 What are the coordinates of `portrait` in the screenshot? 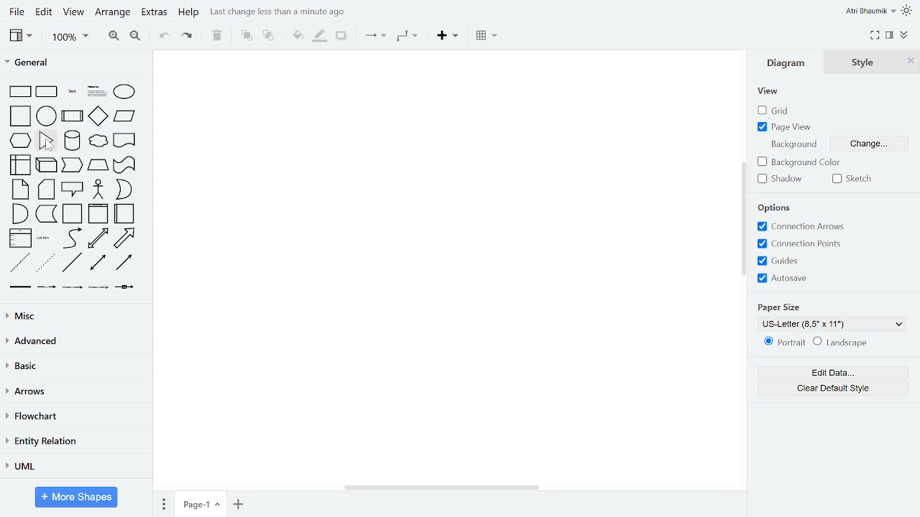 It's located at (782, 342).